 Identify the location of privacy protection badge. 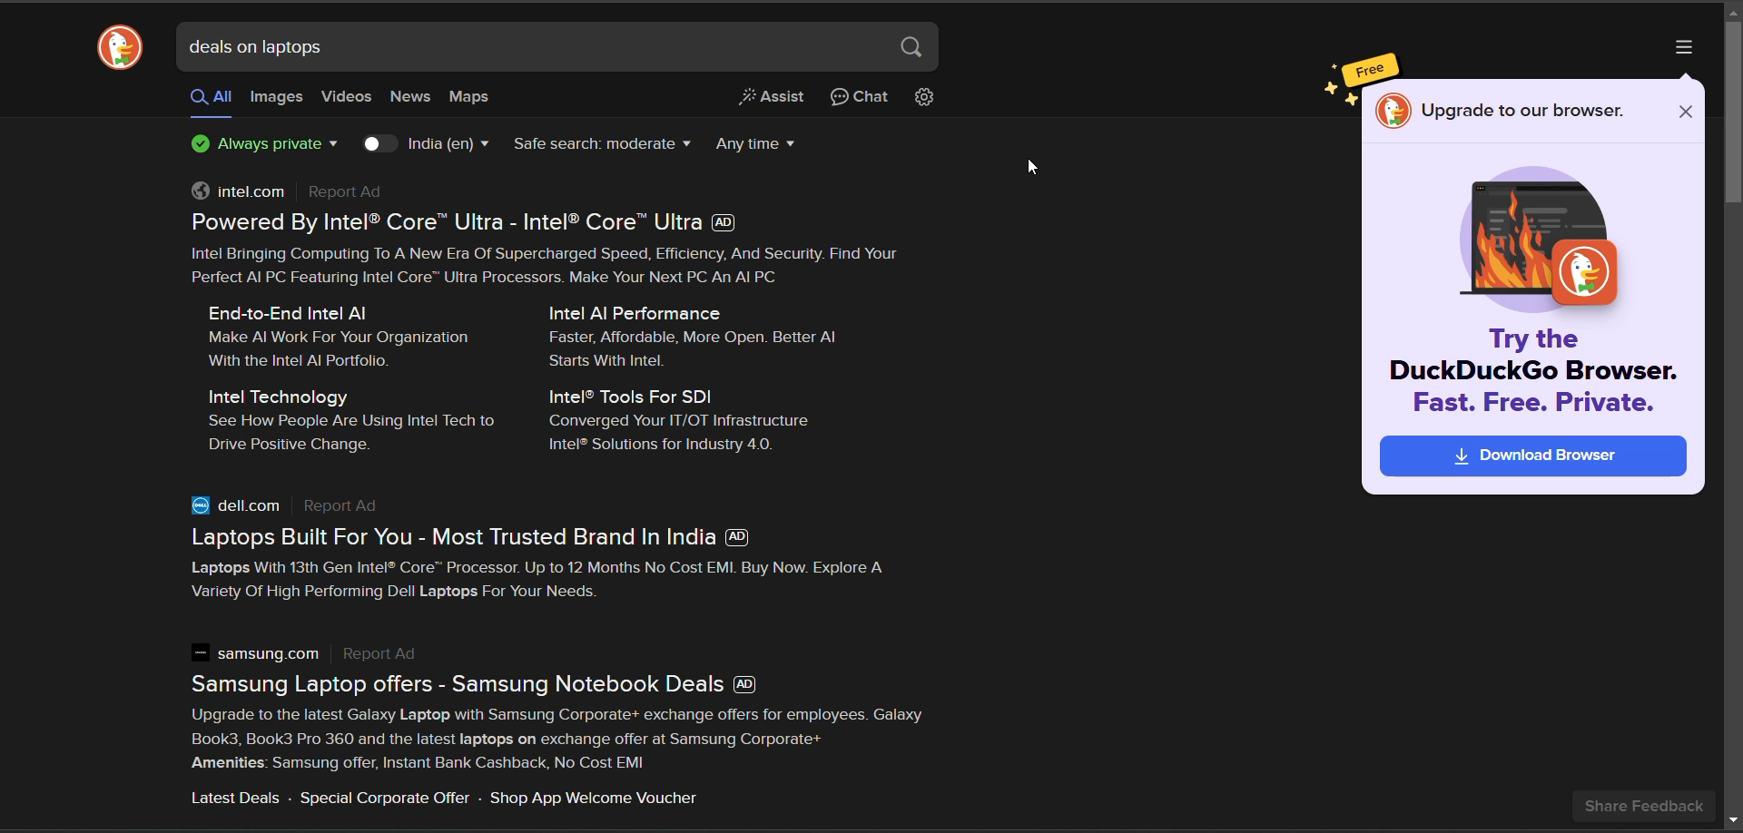
(261, 145).